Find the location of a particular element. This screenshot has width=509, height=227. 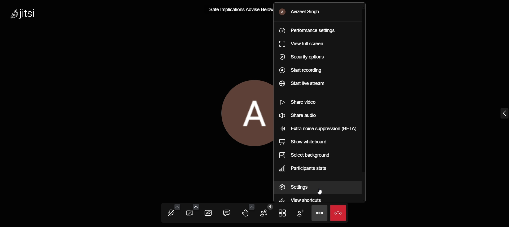

Extra Noise Suppression (BETA) is located at coordinates (318, 129).